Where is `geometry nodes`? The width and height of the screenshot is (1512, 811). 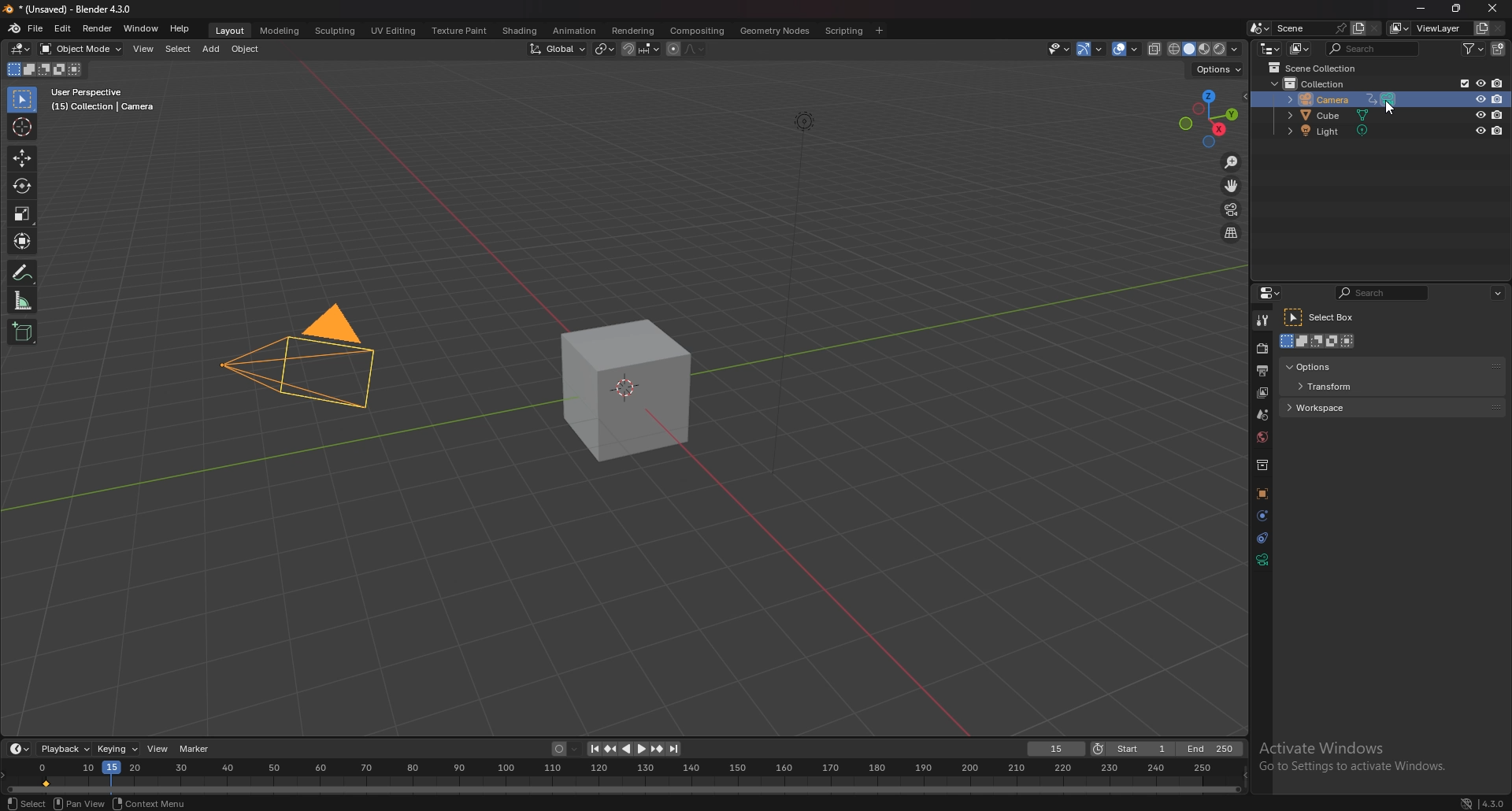
geometry nodes is located at coordinates (773, 30).